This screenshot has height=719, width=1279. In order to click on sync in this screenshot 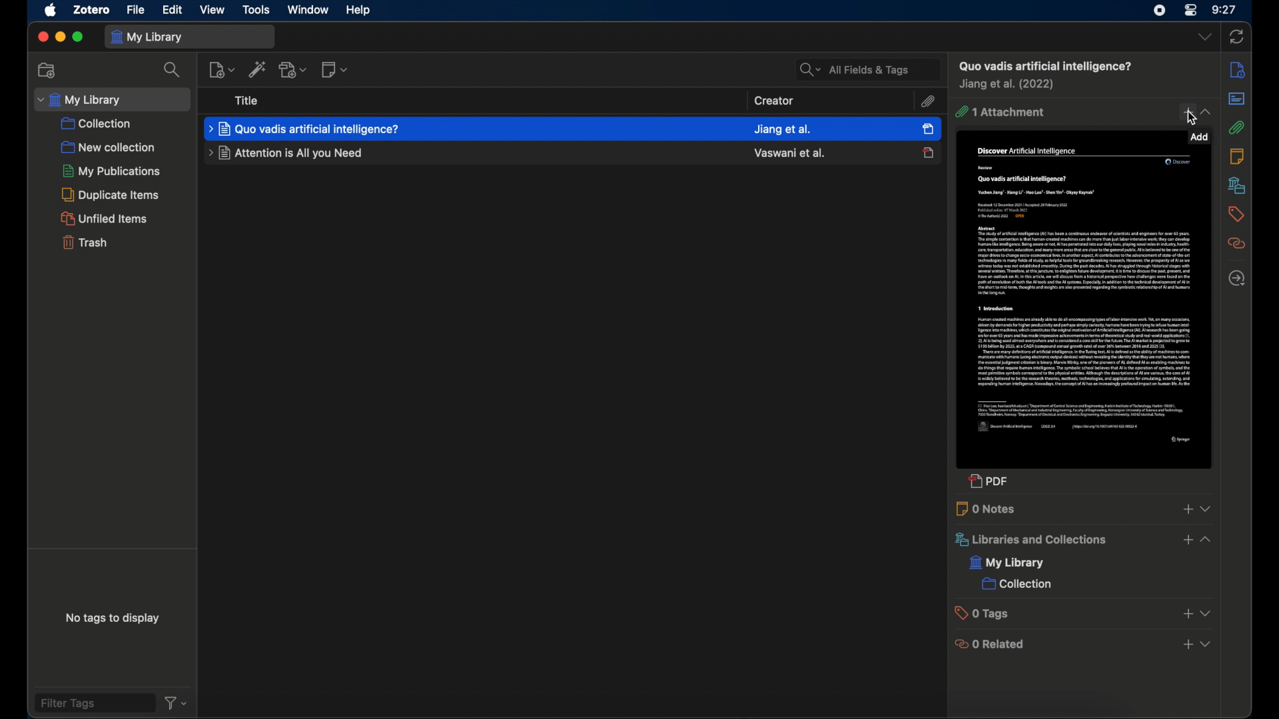, I will do `click(1236, 36)`.